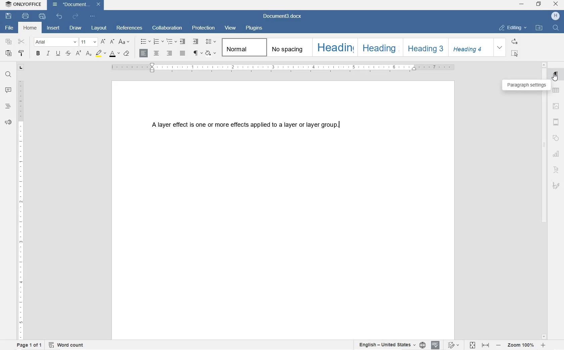 This screenshot has width=564, height=350. Describe the element at coordinates (59, 54) in the screenshot. I see `UNDERLINE` at that location.